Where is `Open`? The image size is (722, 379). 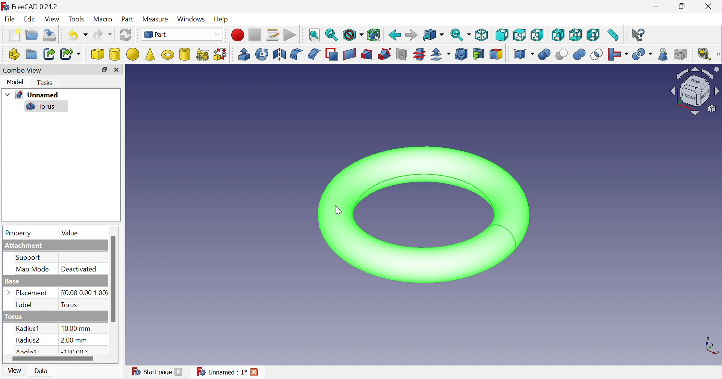 Open is located at coordinates (32, 35).